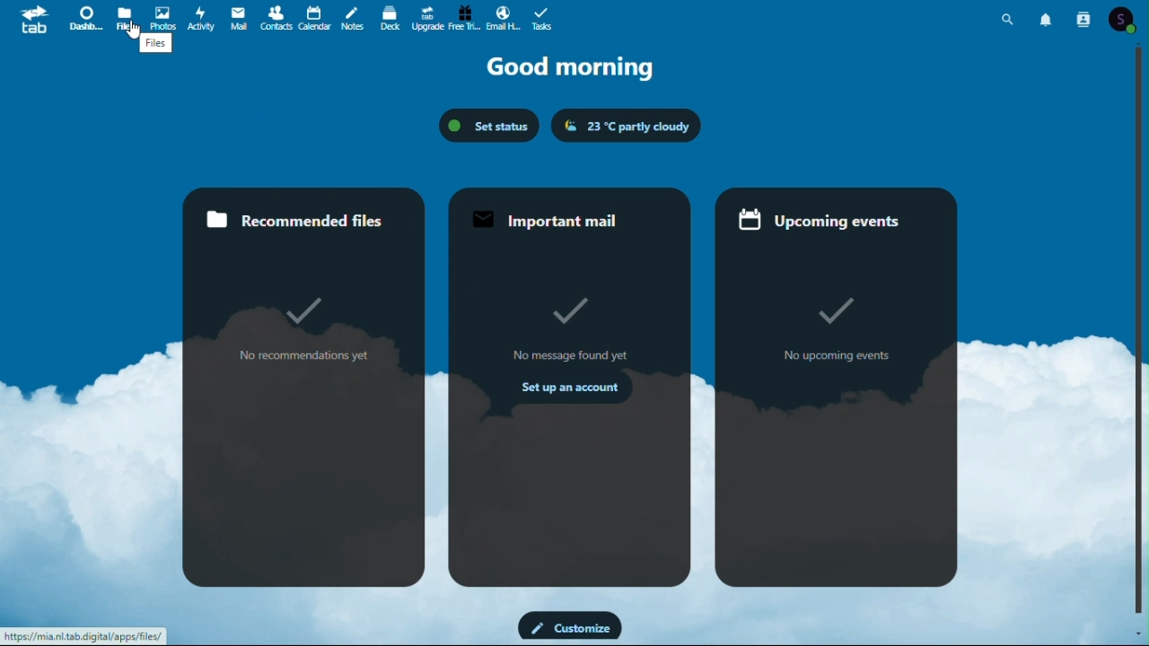  What do you see at coordinates (84, 635) in the screenshot?
I see `URL` at bounding box center [84, 635].